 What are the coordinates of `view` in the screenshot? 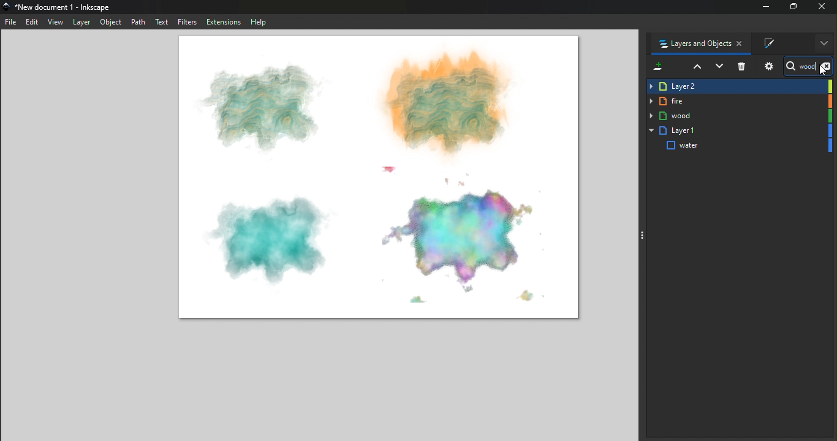 It's located at (56, 23).